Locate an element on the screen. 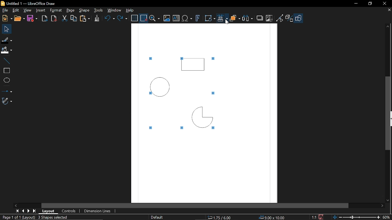  Toggle extrusion is located at coordinates (288, 19).